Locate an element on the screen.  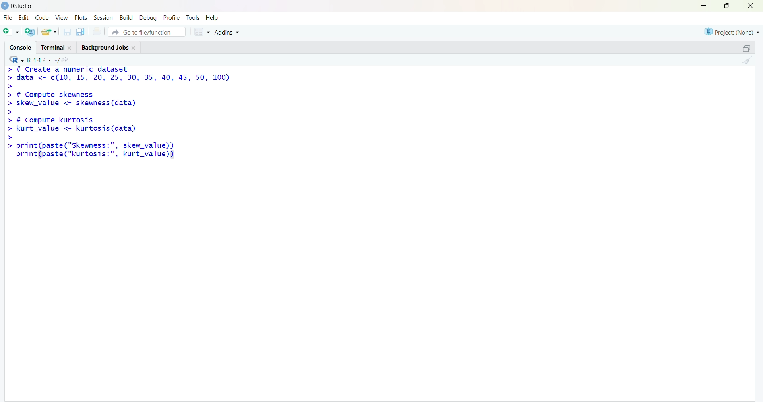
Text cursor is located at coordinates (316, 80).